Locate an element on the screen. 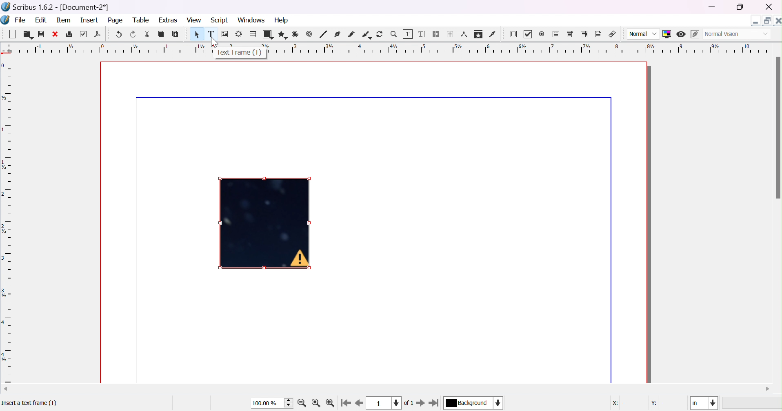 The height and width of the screenshot is (411, 782). Inset a text frame (T) is located at coordinates (67, 404).